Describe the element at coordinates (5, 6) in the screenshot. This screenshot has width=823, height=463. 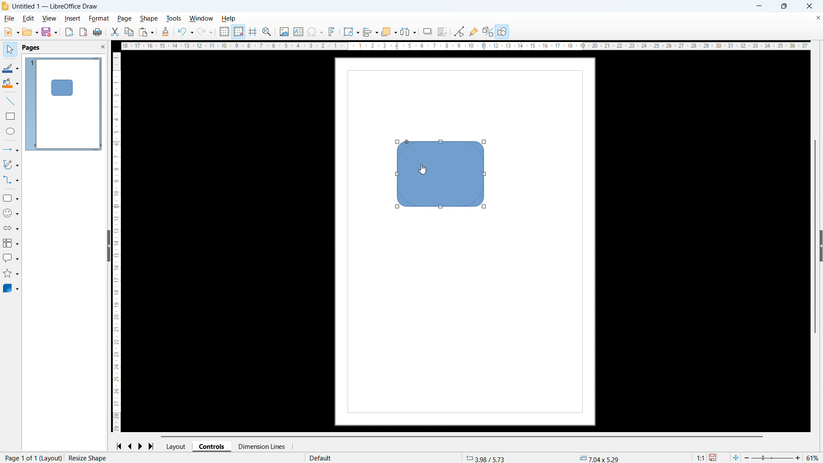
I see `Logo ` at that location.